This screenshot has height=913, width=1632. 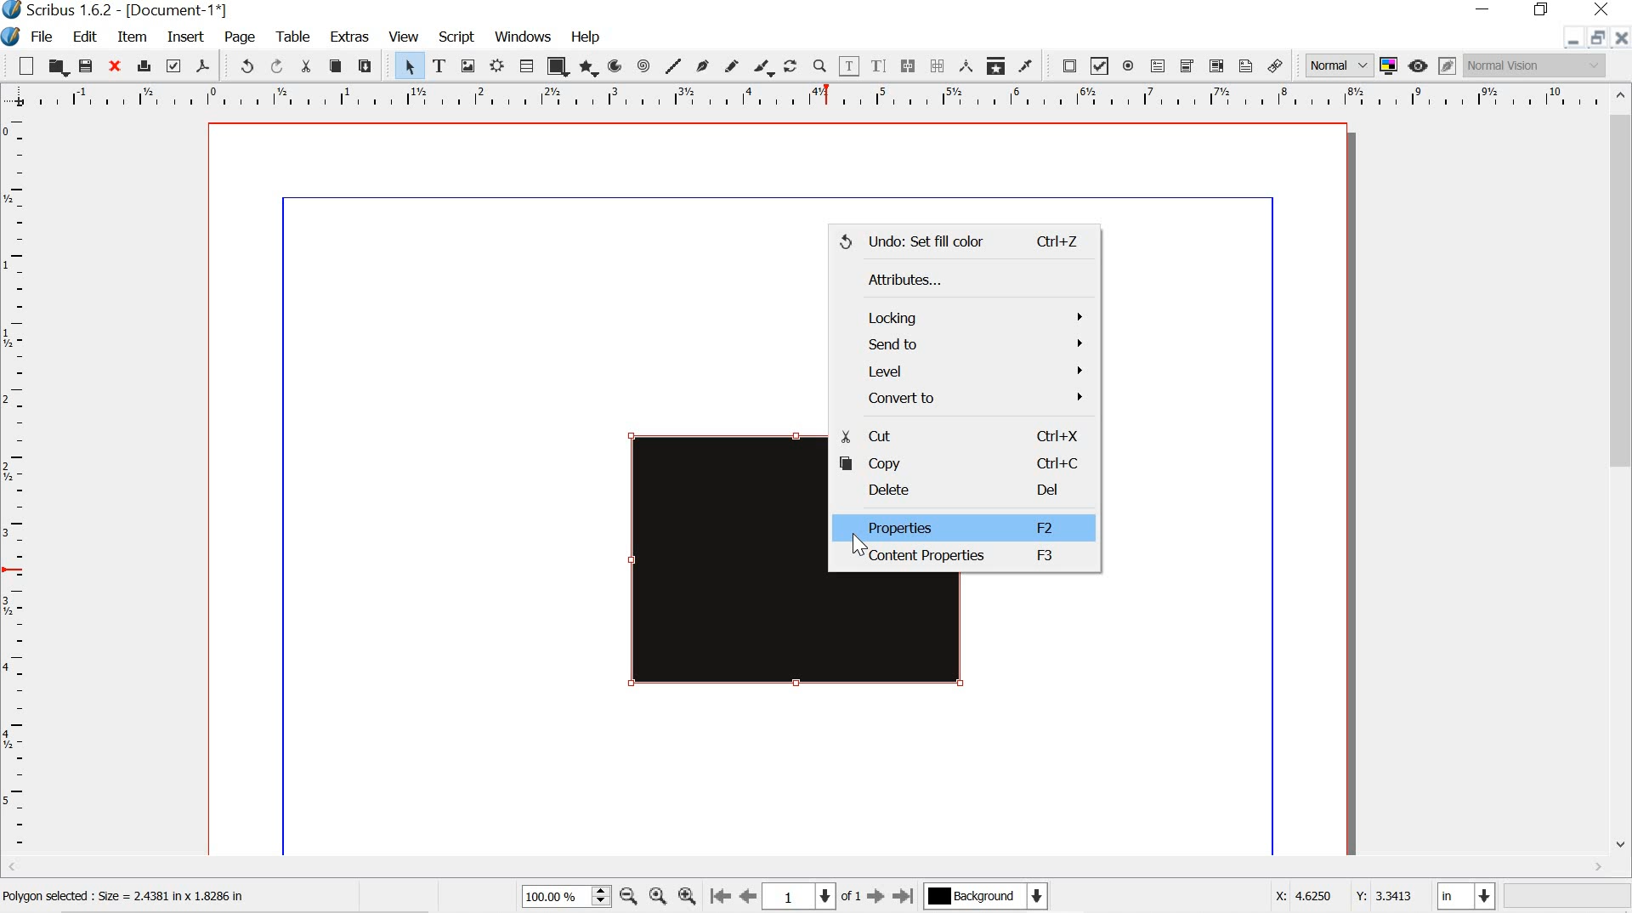 I want to click on select item, so click(x=407, y=65).